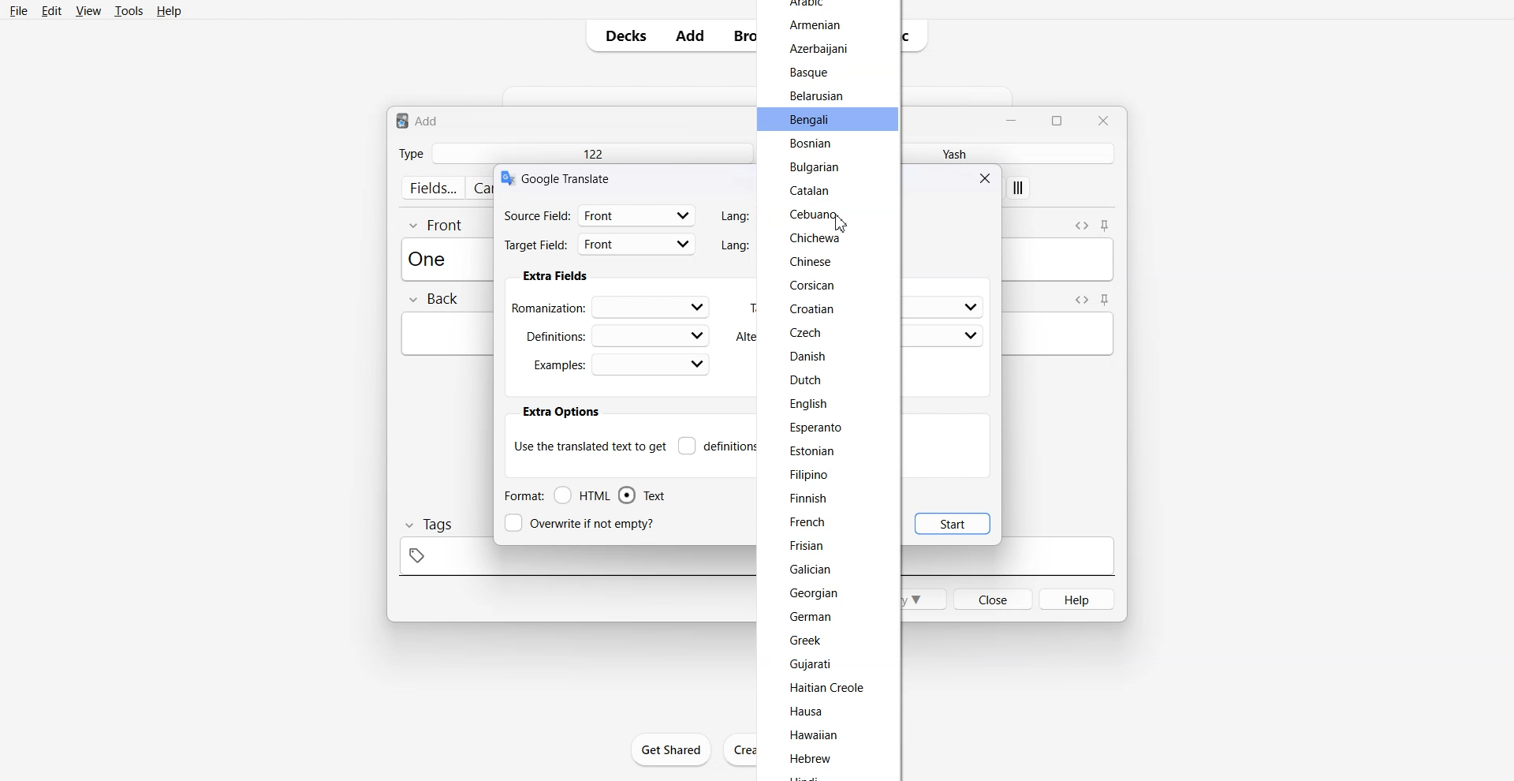  I want to click on Azerbaijani, so click(819, 48).